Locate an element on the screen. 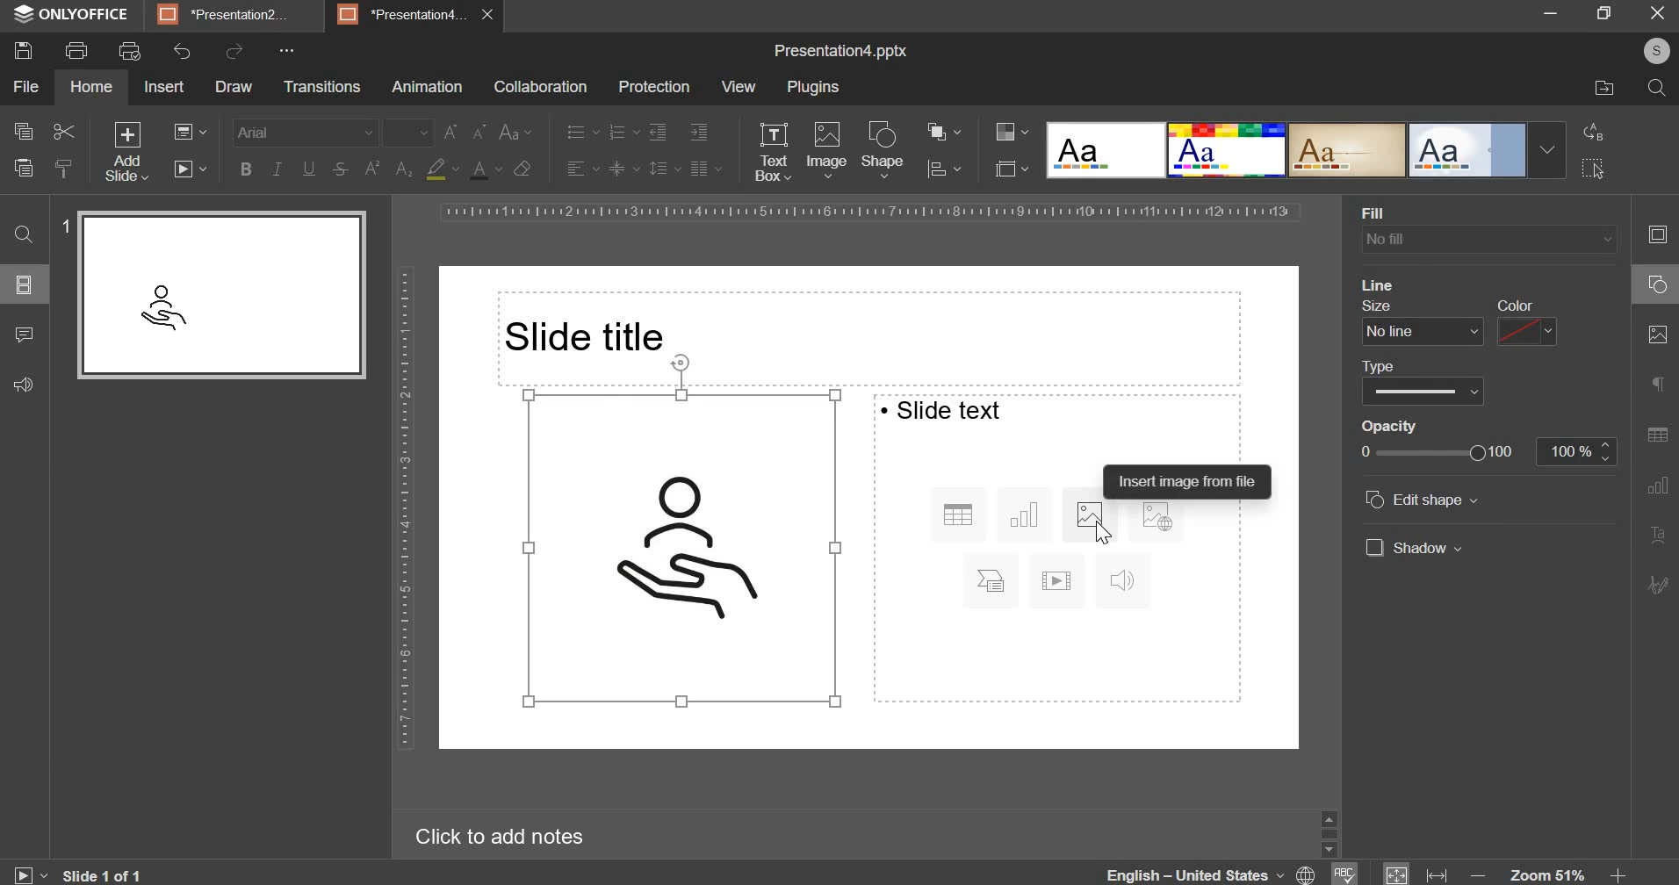 The height and width of the screenshot is (885, 1679). paragraph setting is located at coordinates (704, 167).